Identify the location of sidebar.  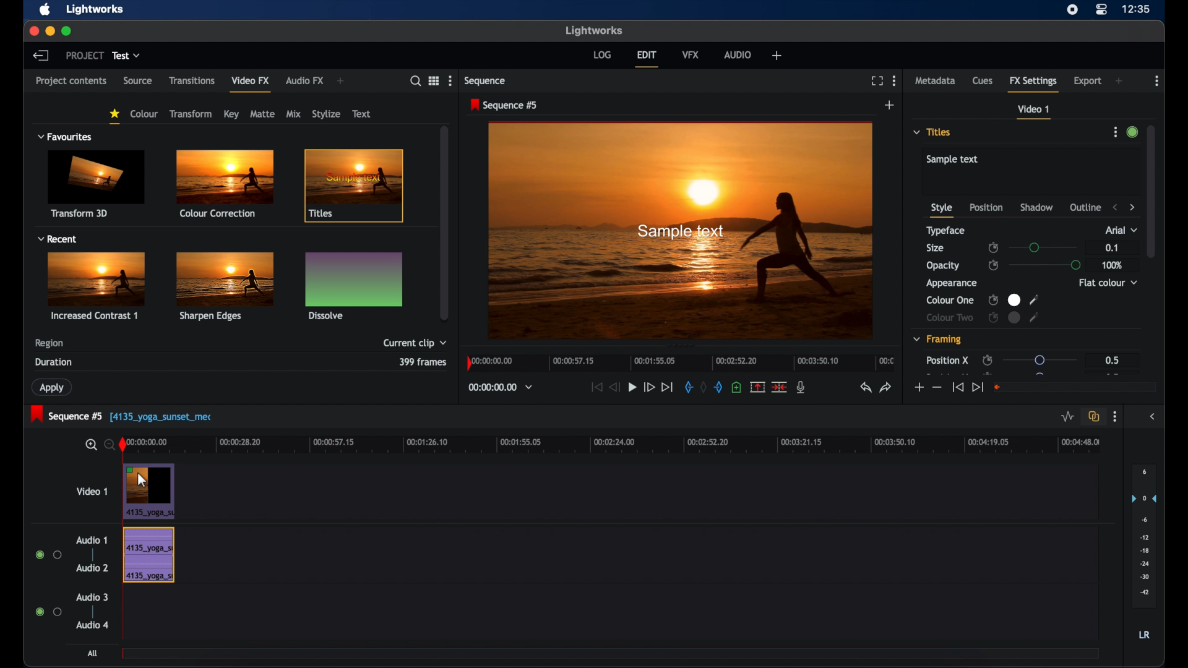
(1151, 416).